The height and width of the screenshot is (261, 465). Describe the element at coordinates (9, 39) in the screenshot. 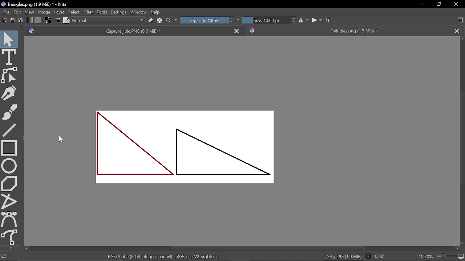

I see `Move tool` at that location.